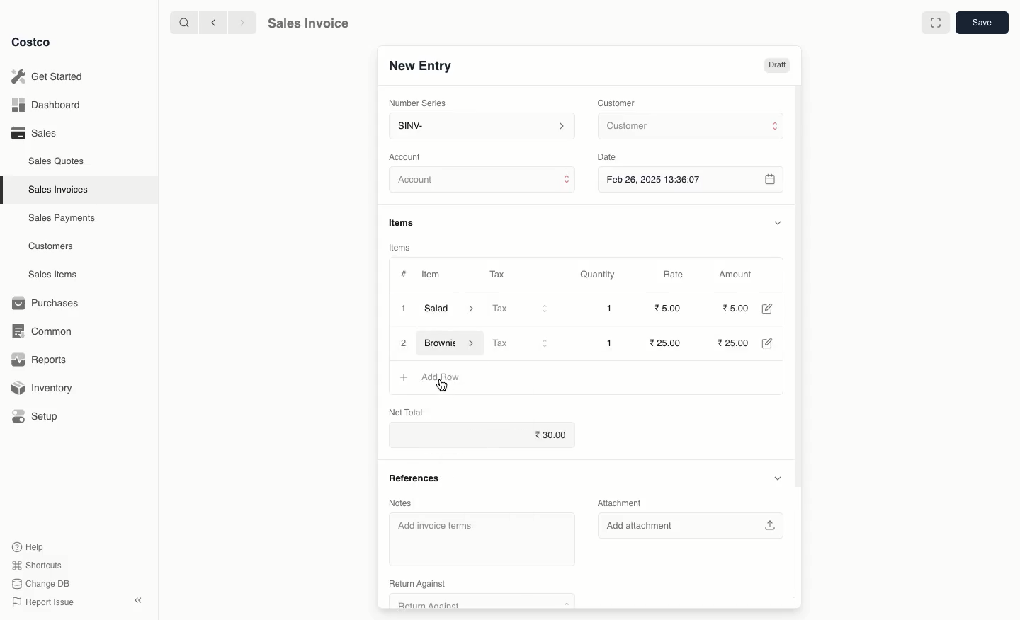 The image size is (1020, 620). What do you see at coordinates (450, 309) in the screenshot?
I see `Salad` at bounding box center [450, 309].